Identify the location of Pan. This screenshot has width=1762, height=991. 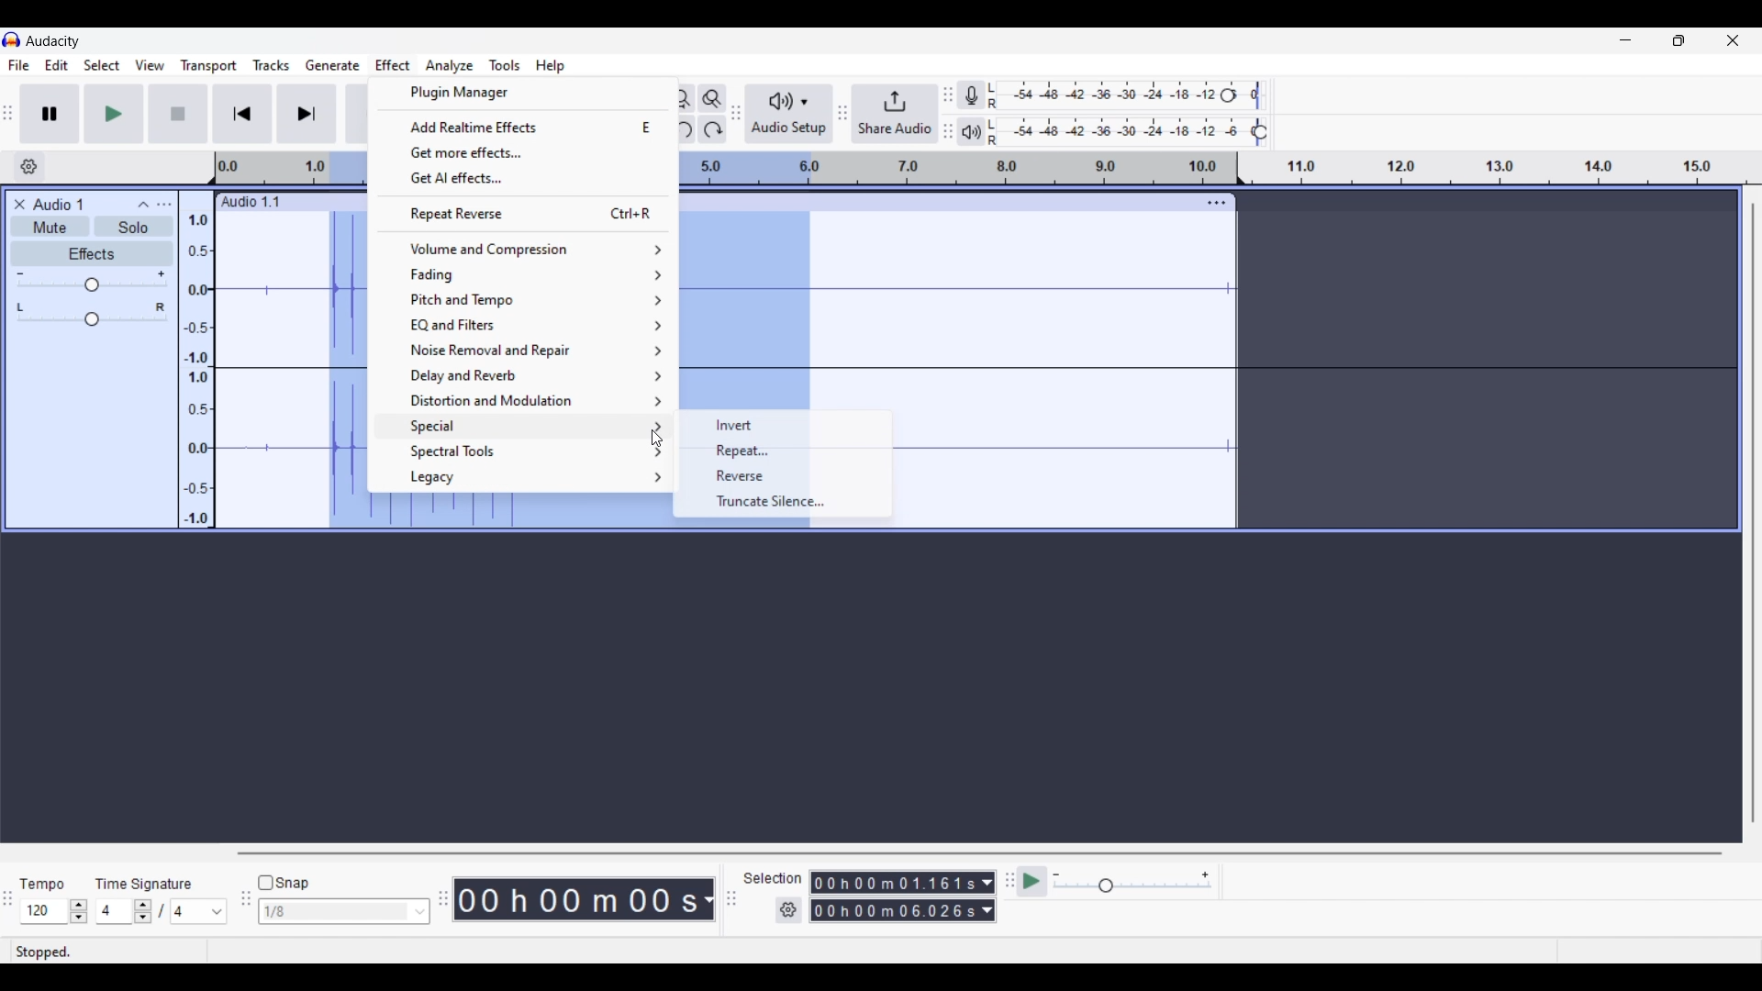
(92, 320).